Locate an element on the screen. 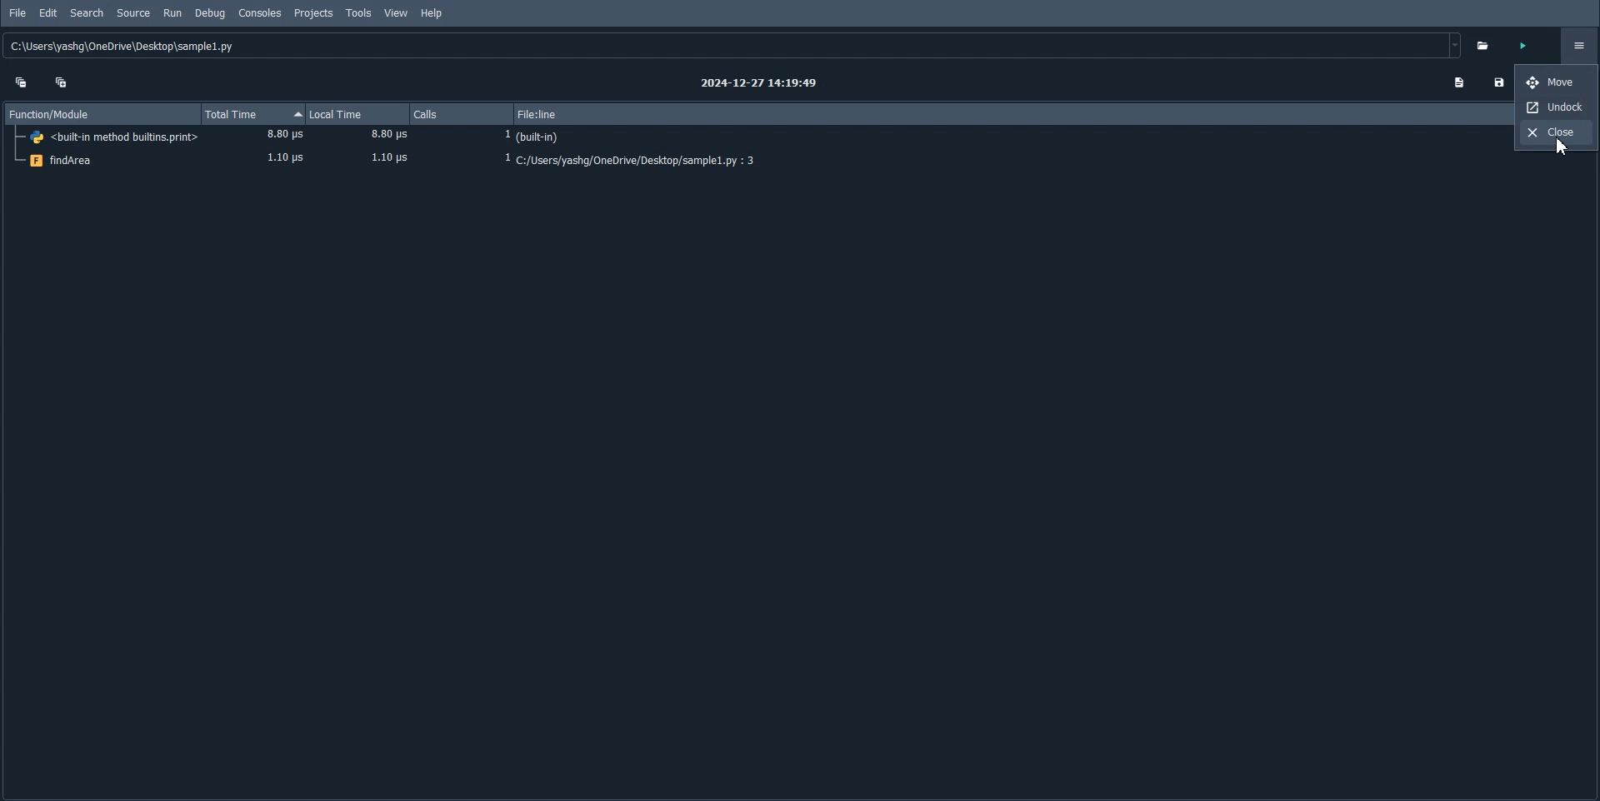 This screenshot has width=1600, height=801. Options is located at coordinates (1572, 45).